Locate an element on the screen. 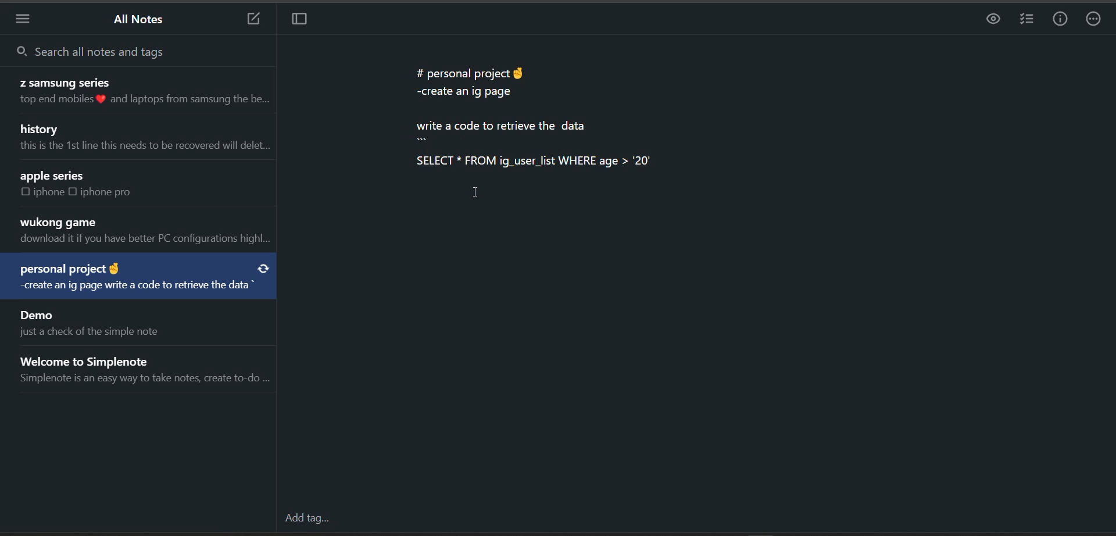  cursor is located at coordinates (478, 191).